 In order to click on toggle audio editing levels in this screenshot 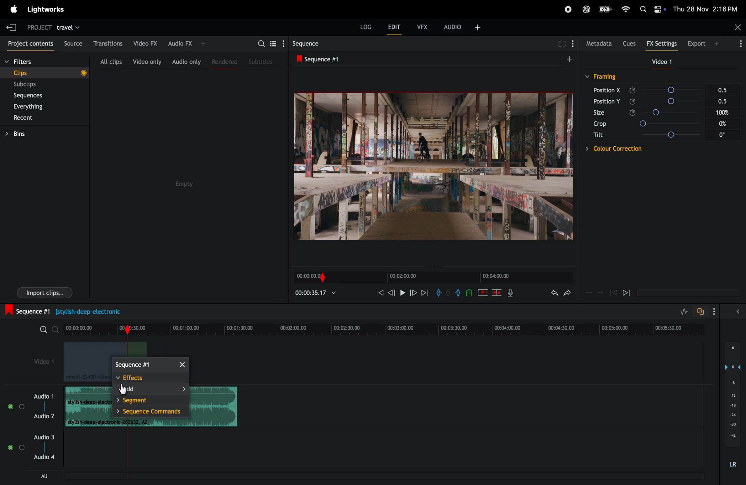, I will do `click(684, 312)`.